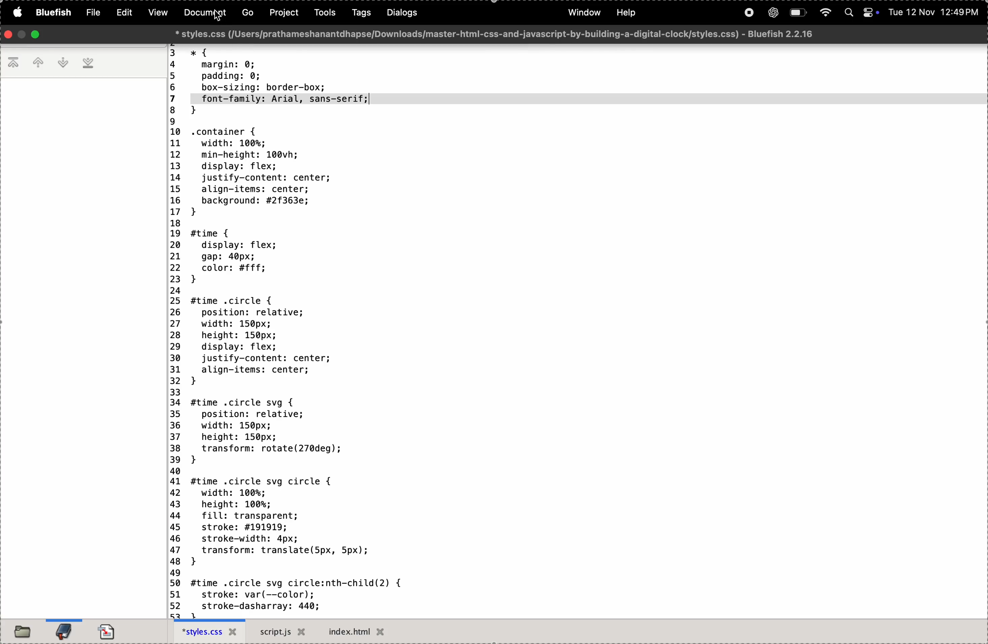  Describe the element at coordinates (825, 13) in the screenshot. I see `wifi` at that location.